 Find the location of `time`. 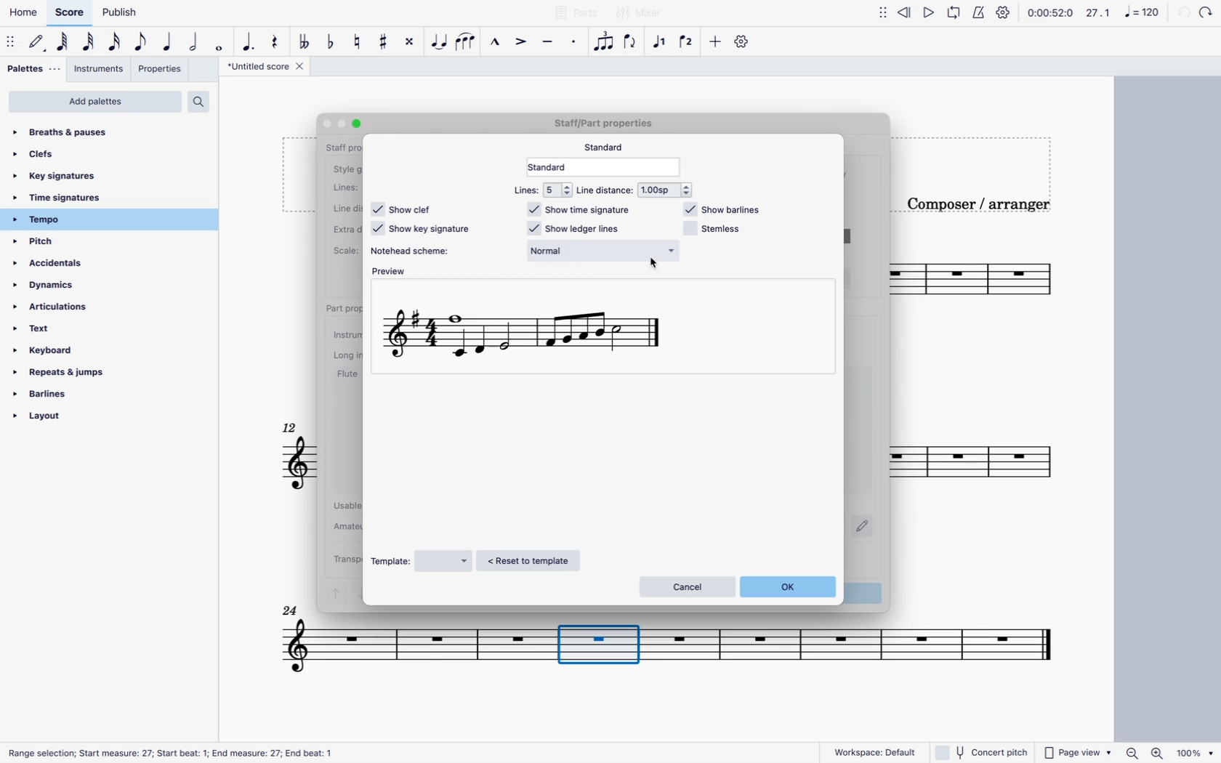

time is located at coordinates (1049, 12).